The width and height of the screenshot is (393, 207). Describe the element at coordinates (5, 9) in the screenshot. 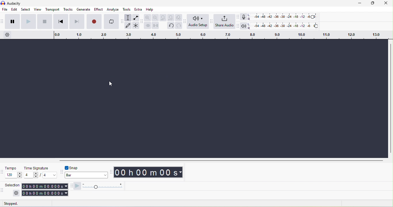

I see `file` at that location.